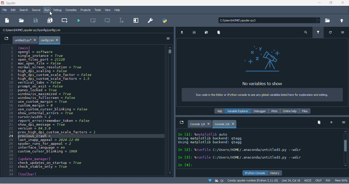 This screenshot has width=349, height=184. I want to click on remove all, so click(319, 123).